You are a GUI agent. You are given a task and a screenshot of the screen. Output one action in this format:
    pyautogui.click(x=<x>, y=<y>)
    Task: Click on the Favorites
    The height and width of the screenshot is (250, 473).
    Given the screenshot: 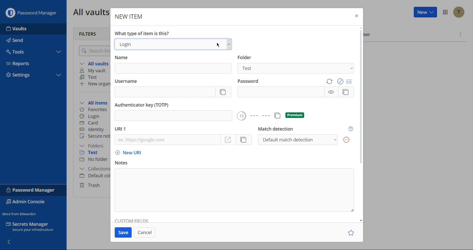 What is the action you would take?
    pyautogui.click(x=95, y=110)
    